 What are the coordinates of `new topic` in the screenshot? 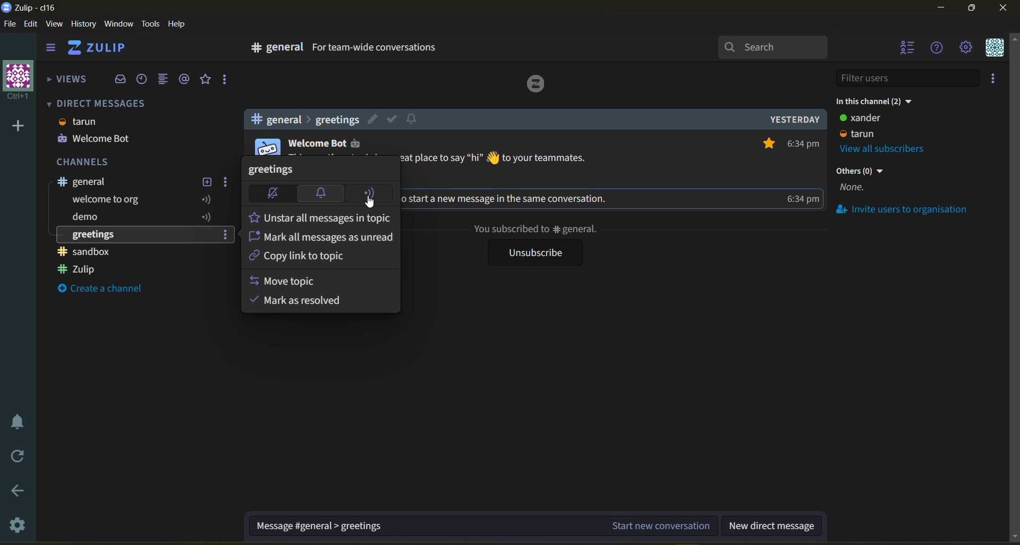 It's located at (206, 182).